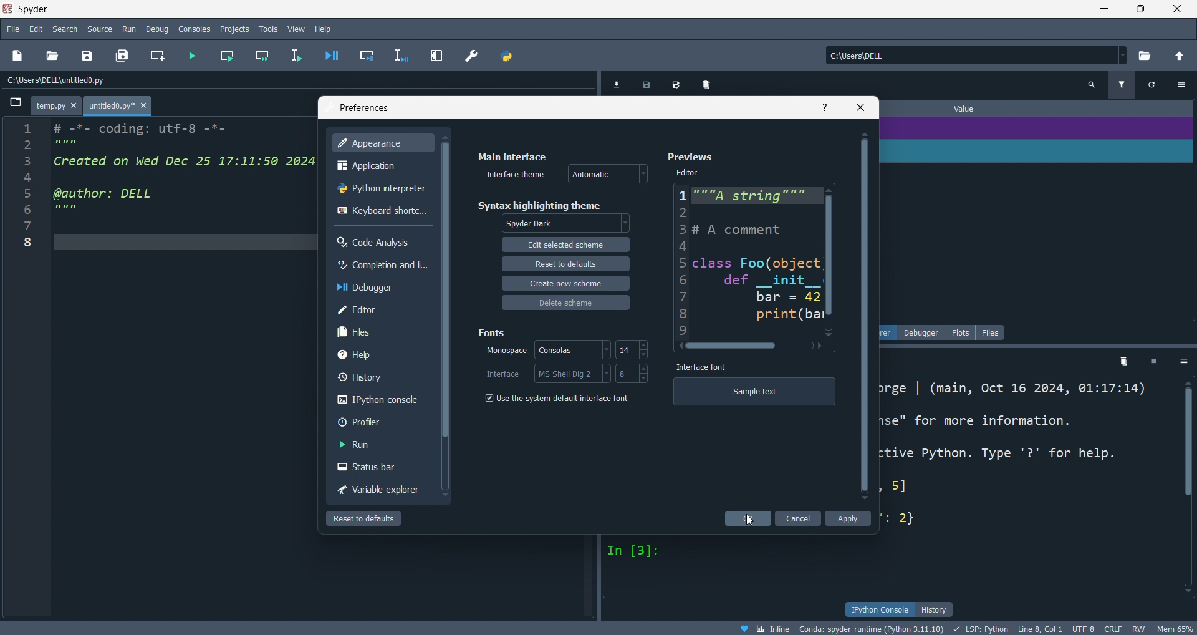  What do you see at coordinates (35, 28) in the screenshot?
I see `edit` at bounding box center [35, 28].